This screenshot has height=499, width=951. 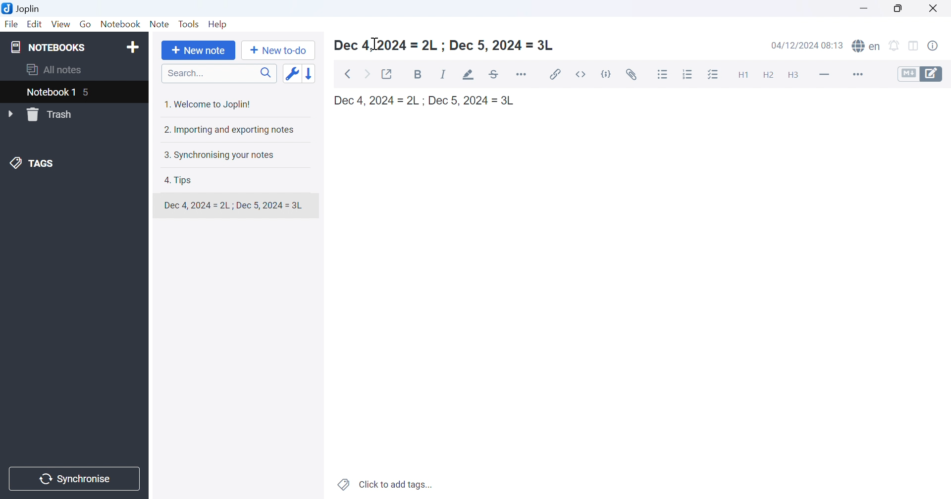 I want to click on NOTEBOOKS, so click(x=50, y=48).